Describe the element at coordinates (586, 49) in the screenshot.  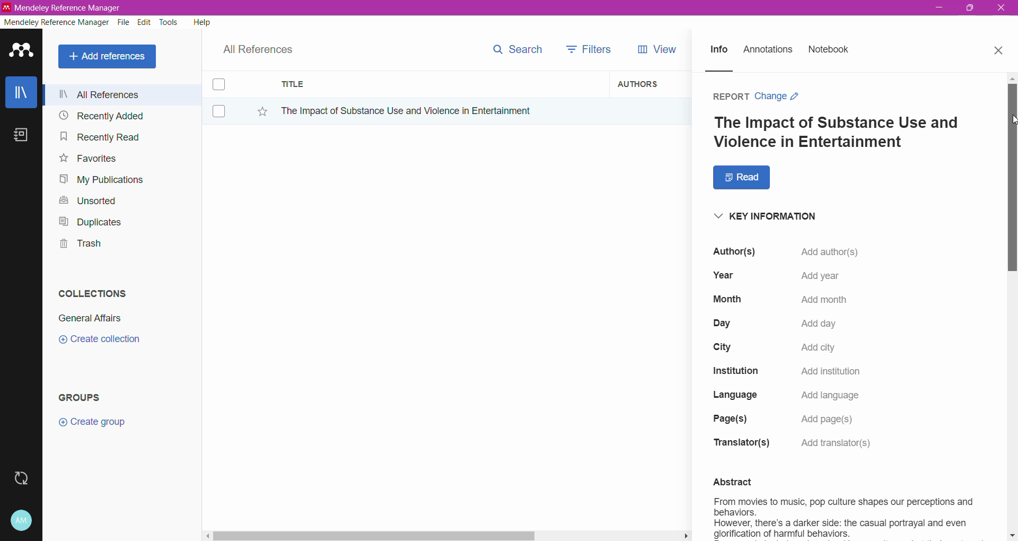
I see `Filters` at that location.